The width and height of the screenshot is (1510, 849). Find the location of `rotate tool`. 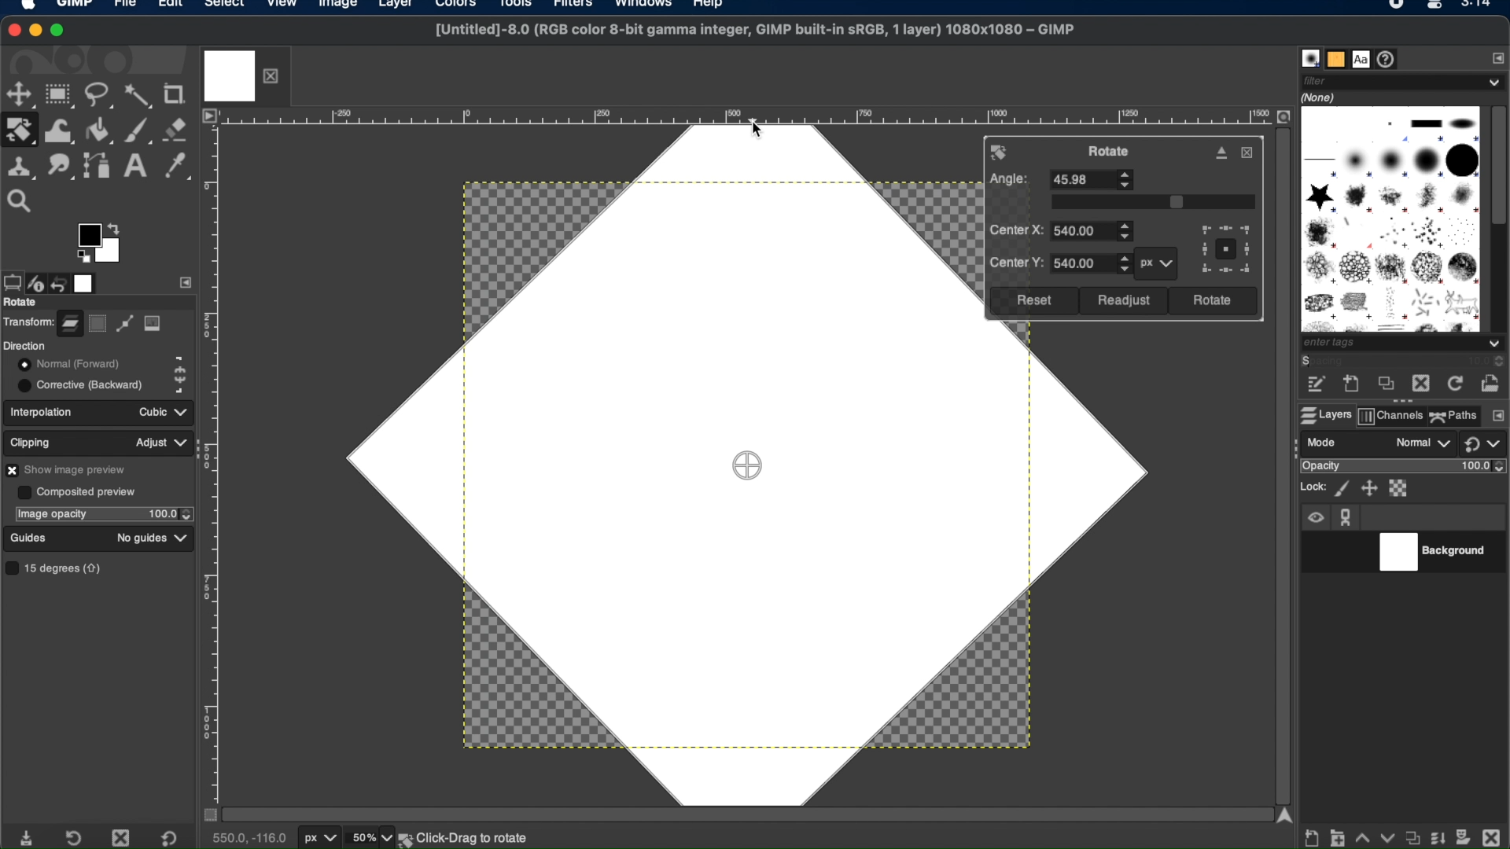

rotate tool is located at coordinates (20, 130).